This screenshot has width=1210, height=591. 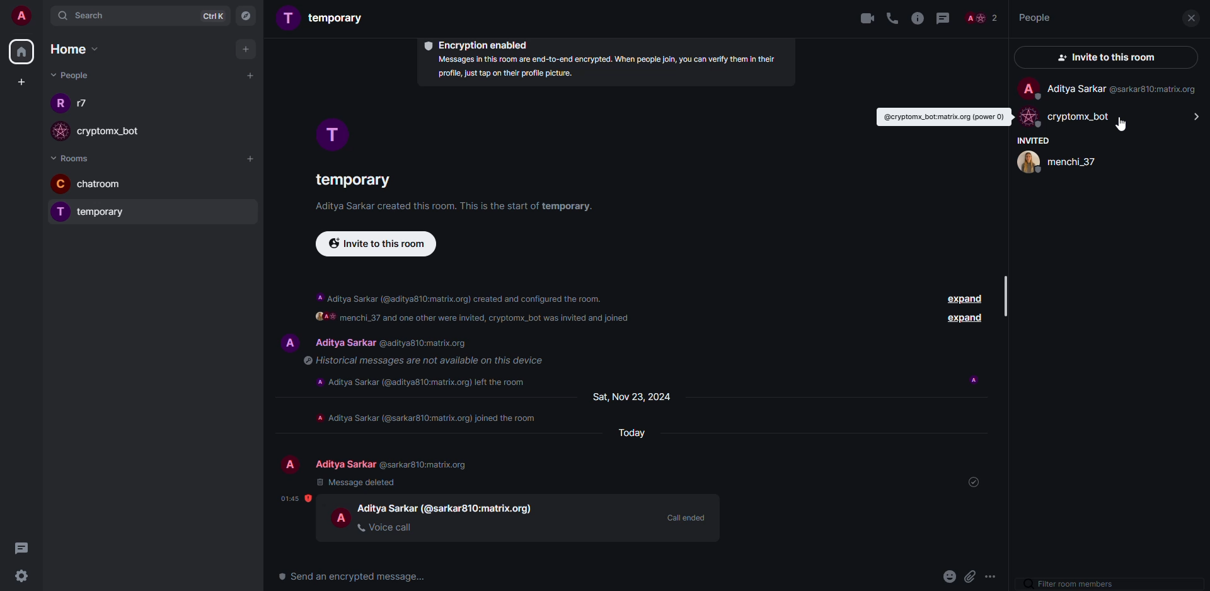 I want to click on video call, so click(x=861, y=18).